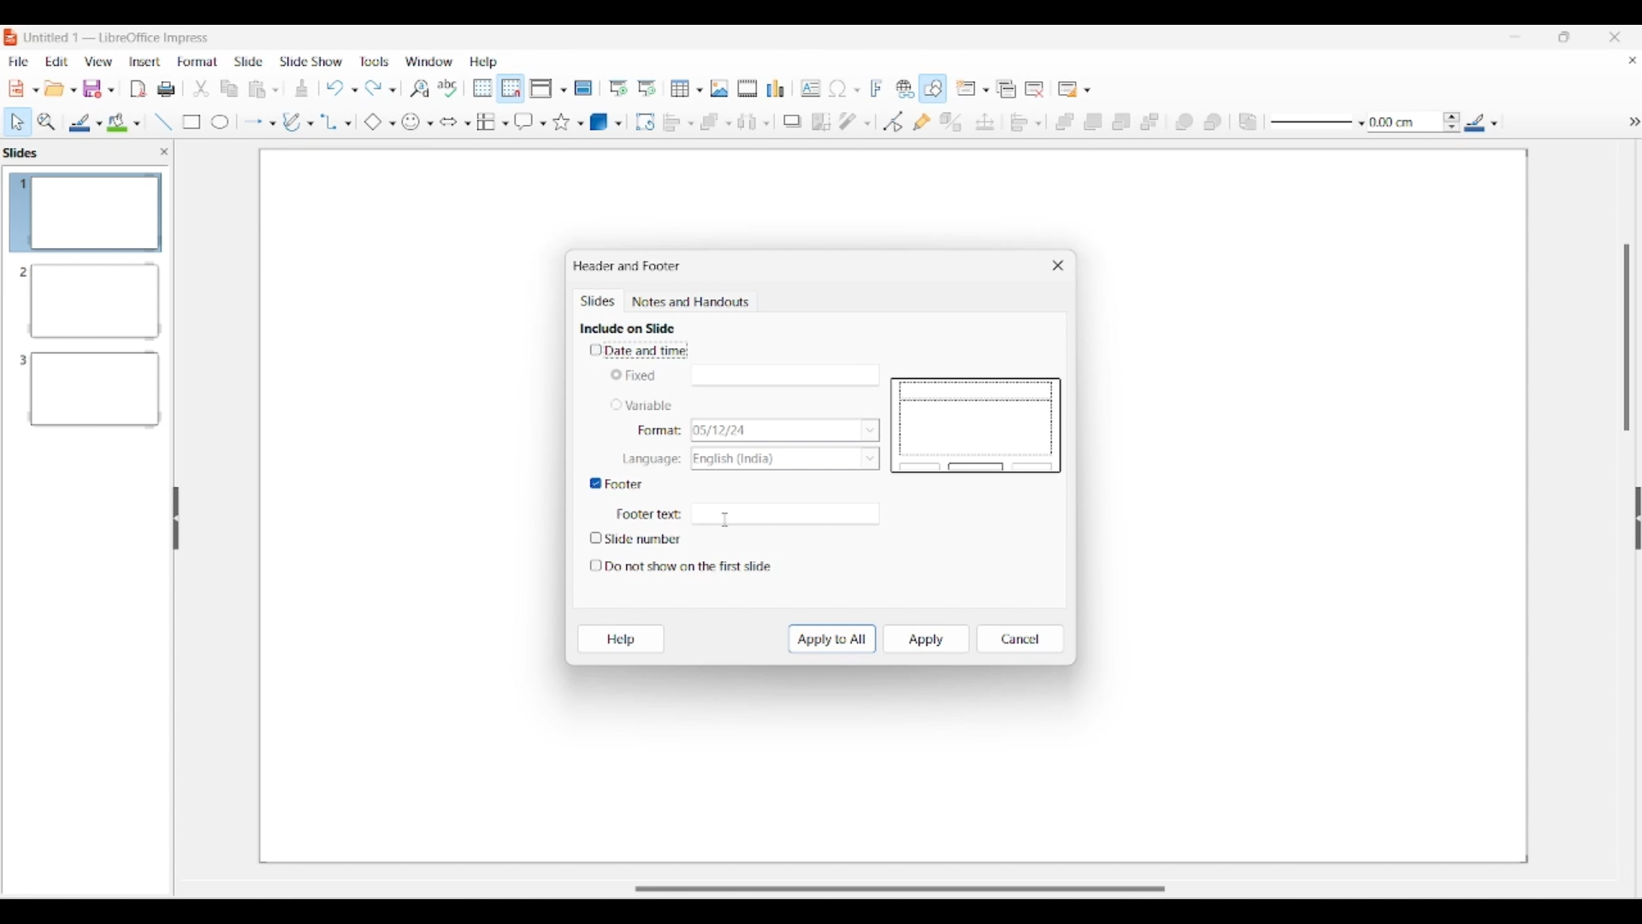 This screenshot has width=1642, height=924. Describe the element at coordinates (302, 88) in the screenshot. I see `Download` at that location.